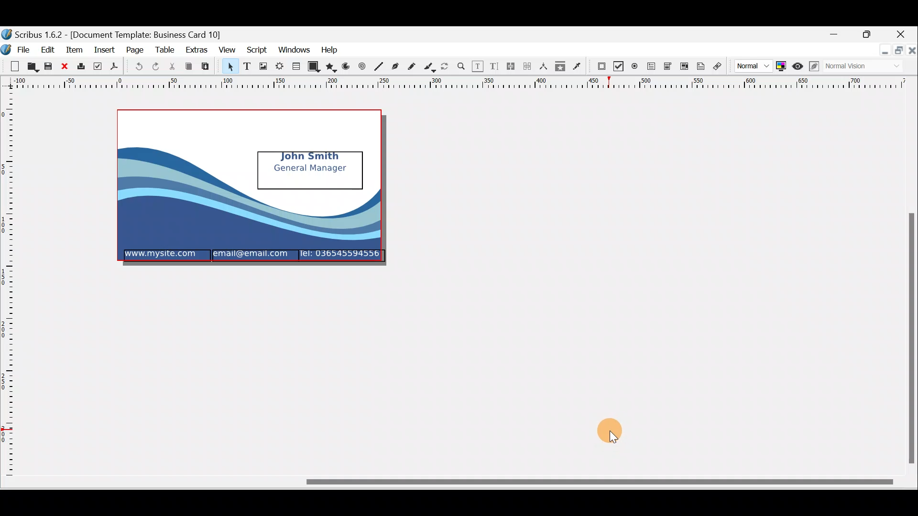 This screenshot has width=918, height=516. Describe the element at coordinates (331, 67) in the screenshot. I see `Polygon` at that location.